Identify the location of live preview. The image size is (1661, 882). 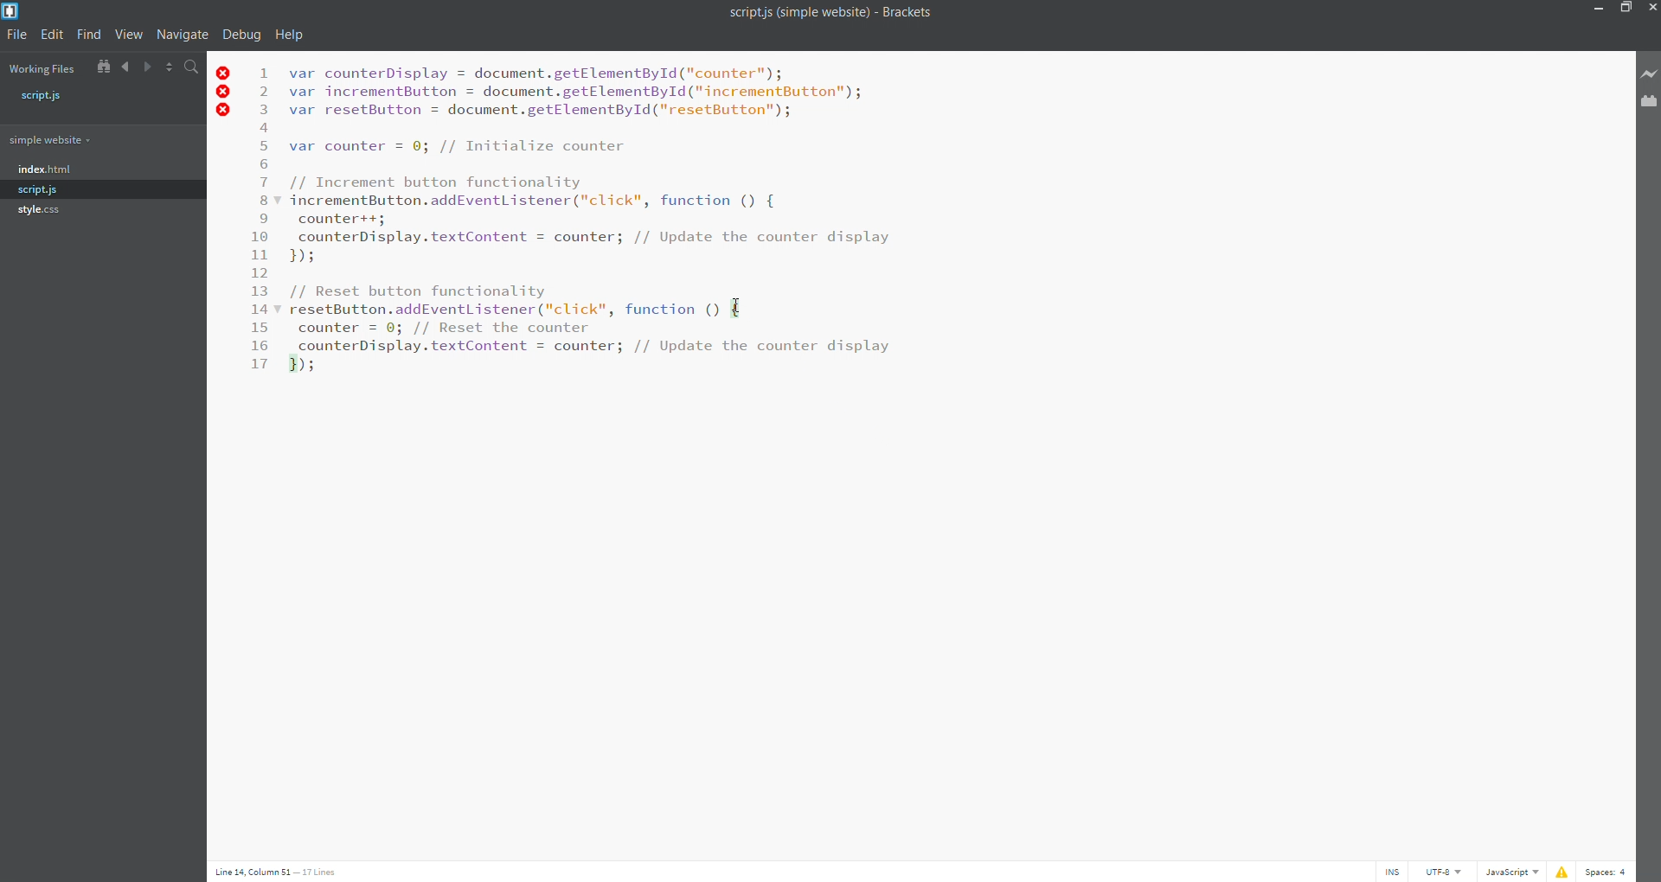
(1650, 73).